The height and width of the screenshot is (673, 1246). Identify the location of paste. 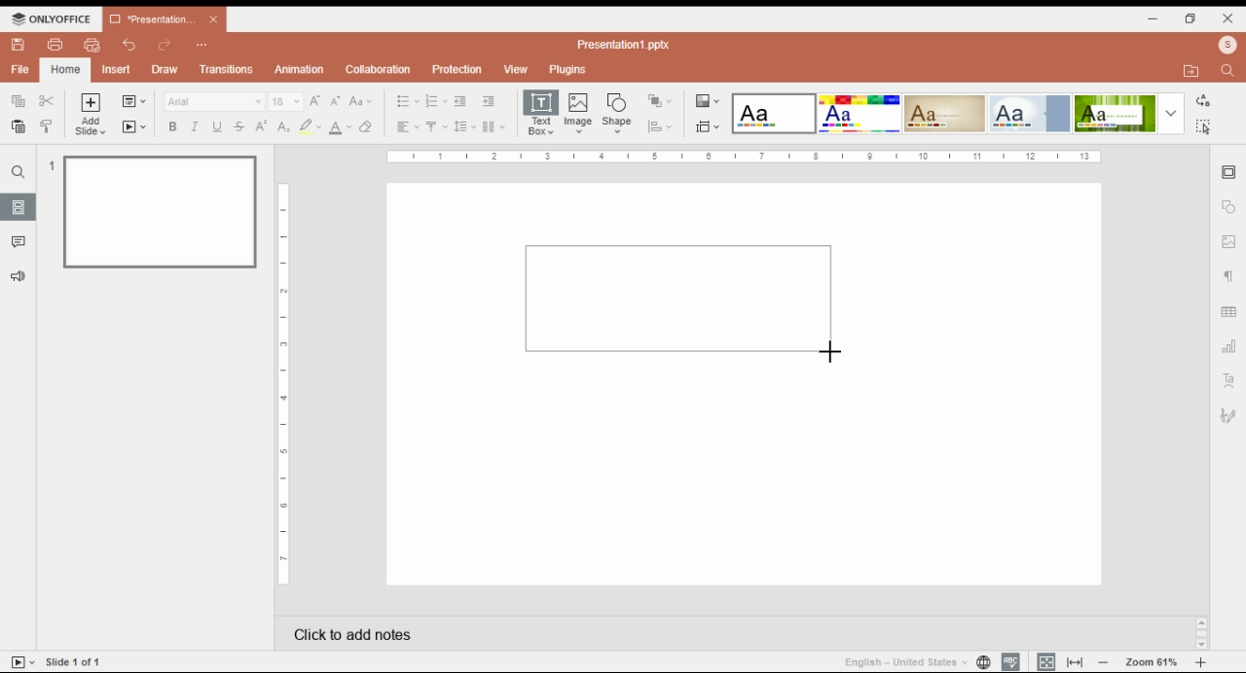
(19, 125).